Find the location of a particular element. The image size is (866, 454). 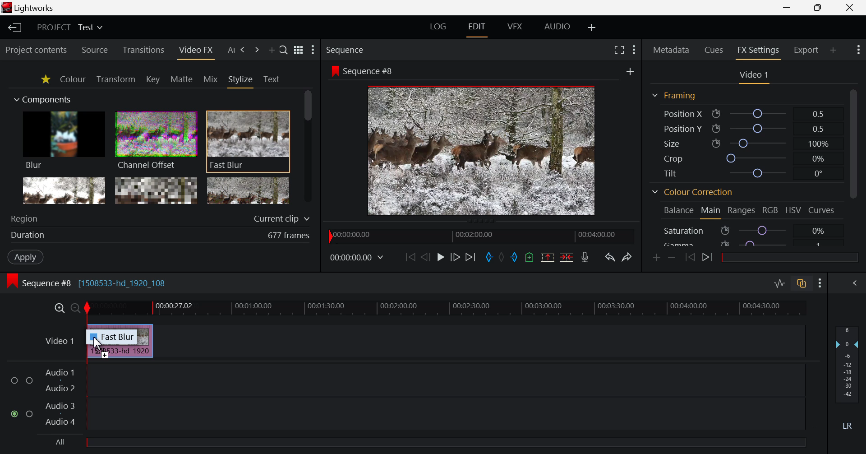

VFX is located at coordinates (515, 29).